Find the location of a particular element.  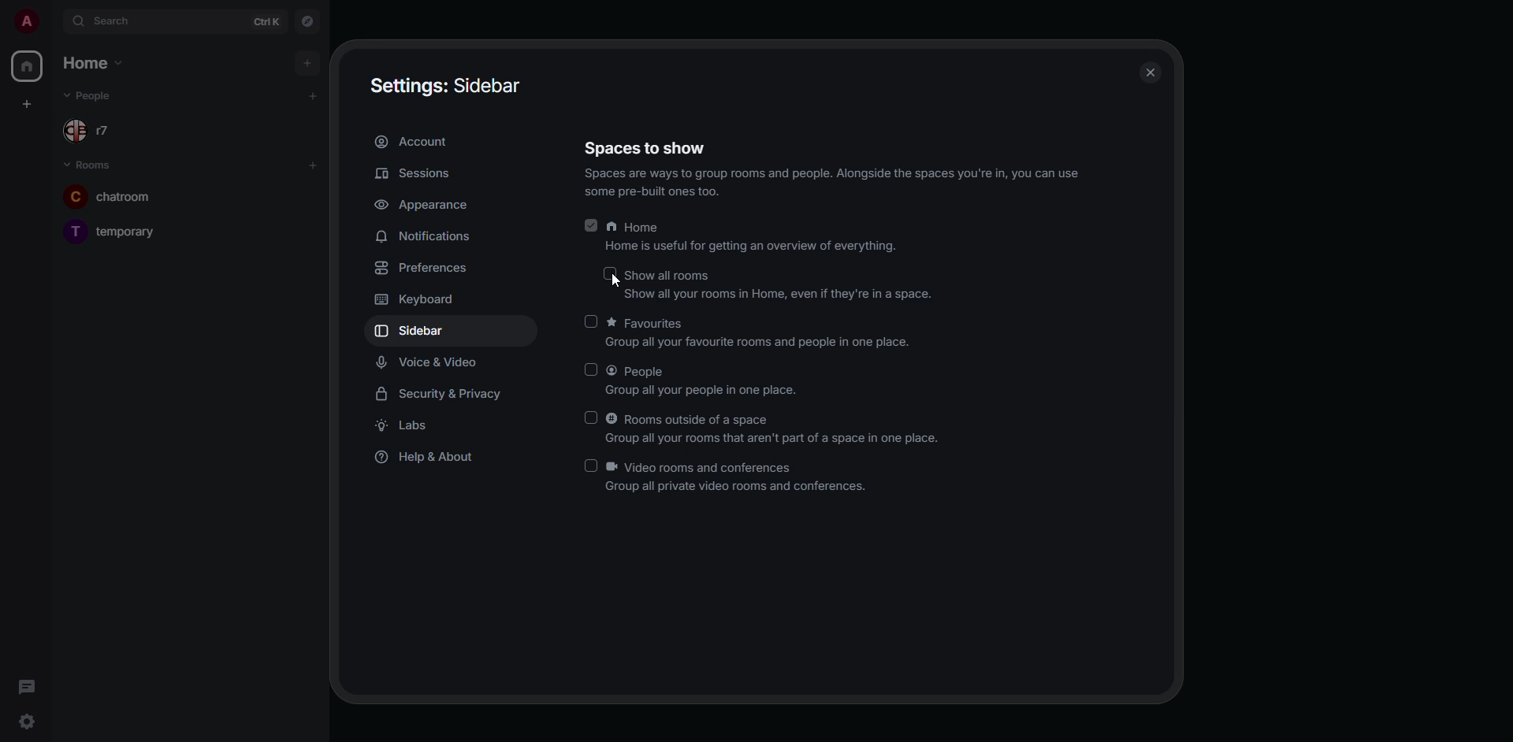

sessions is located at coordinates (419, 174).